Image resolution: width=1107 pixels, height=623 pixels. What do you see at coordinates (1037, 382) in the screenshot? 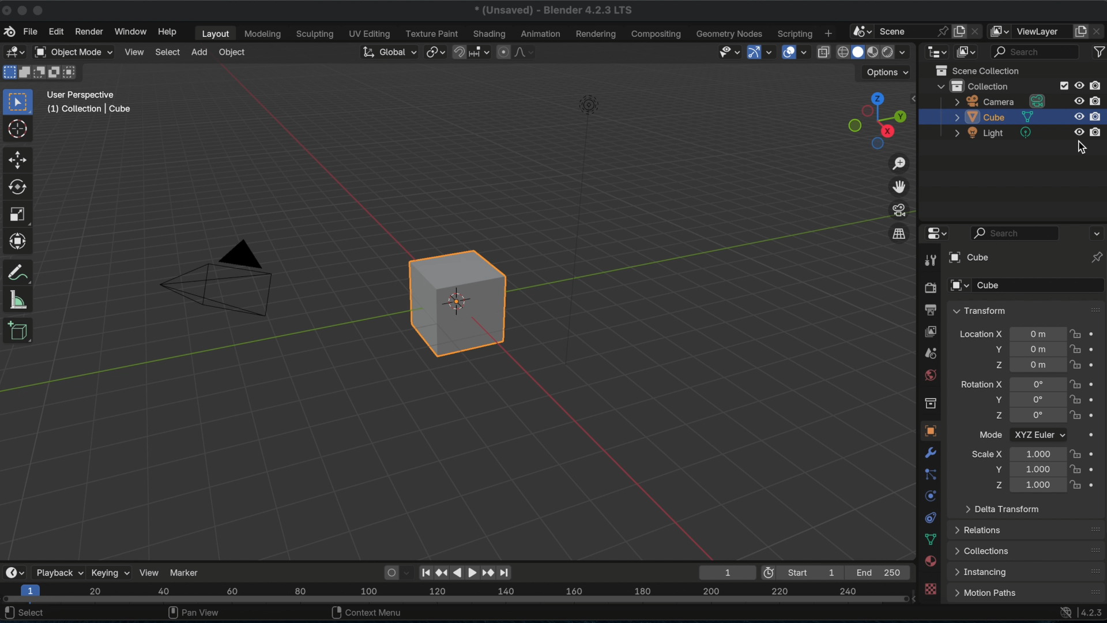
I see `Euler rotation` at bounding box center [1037, 382].